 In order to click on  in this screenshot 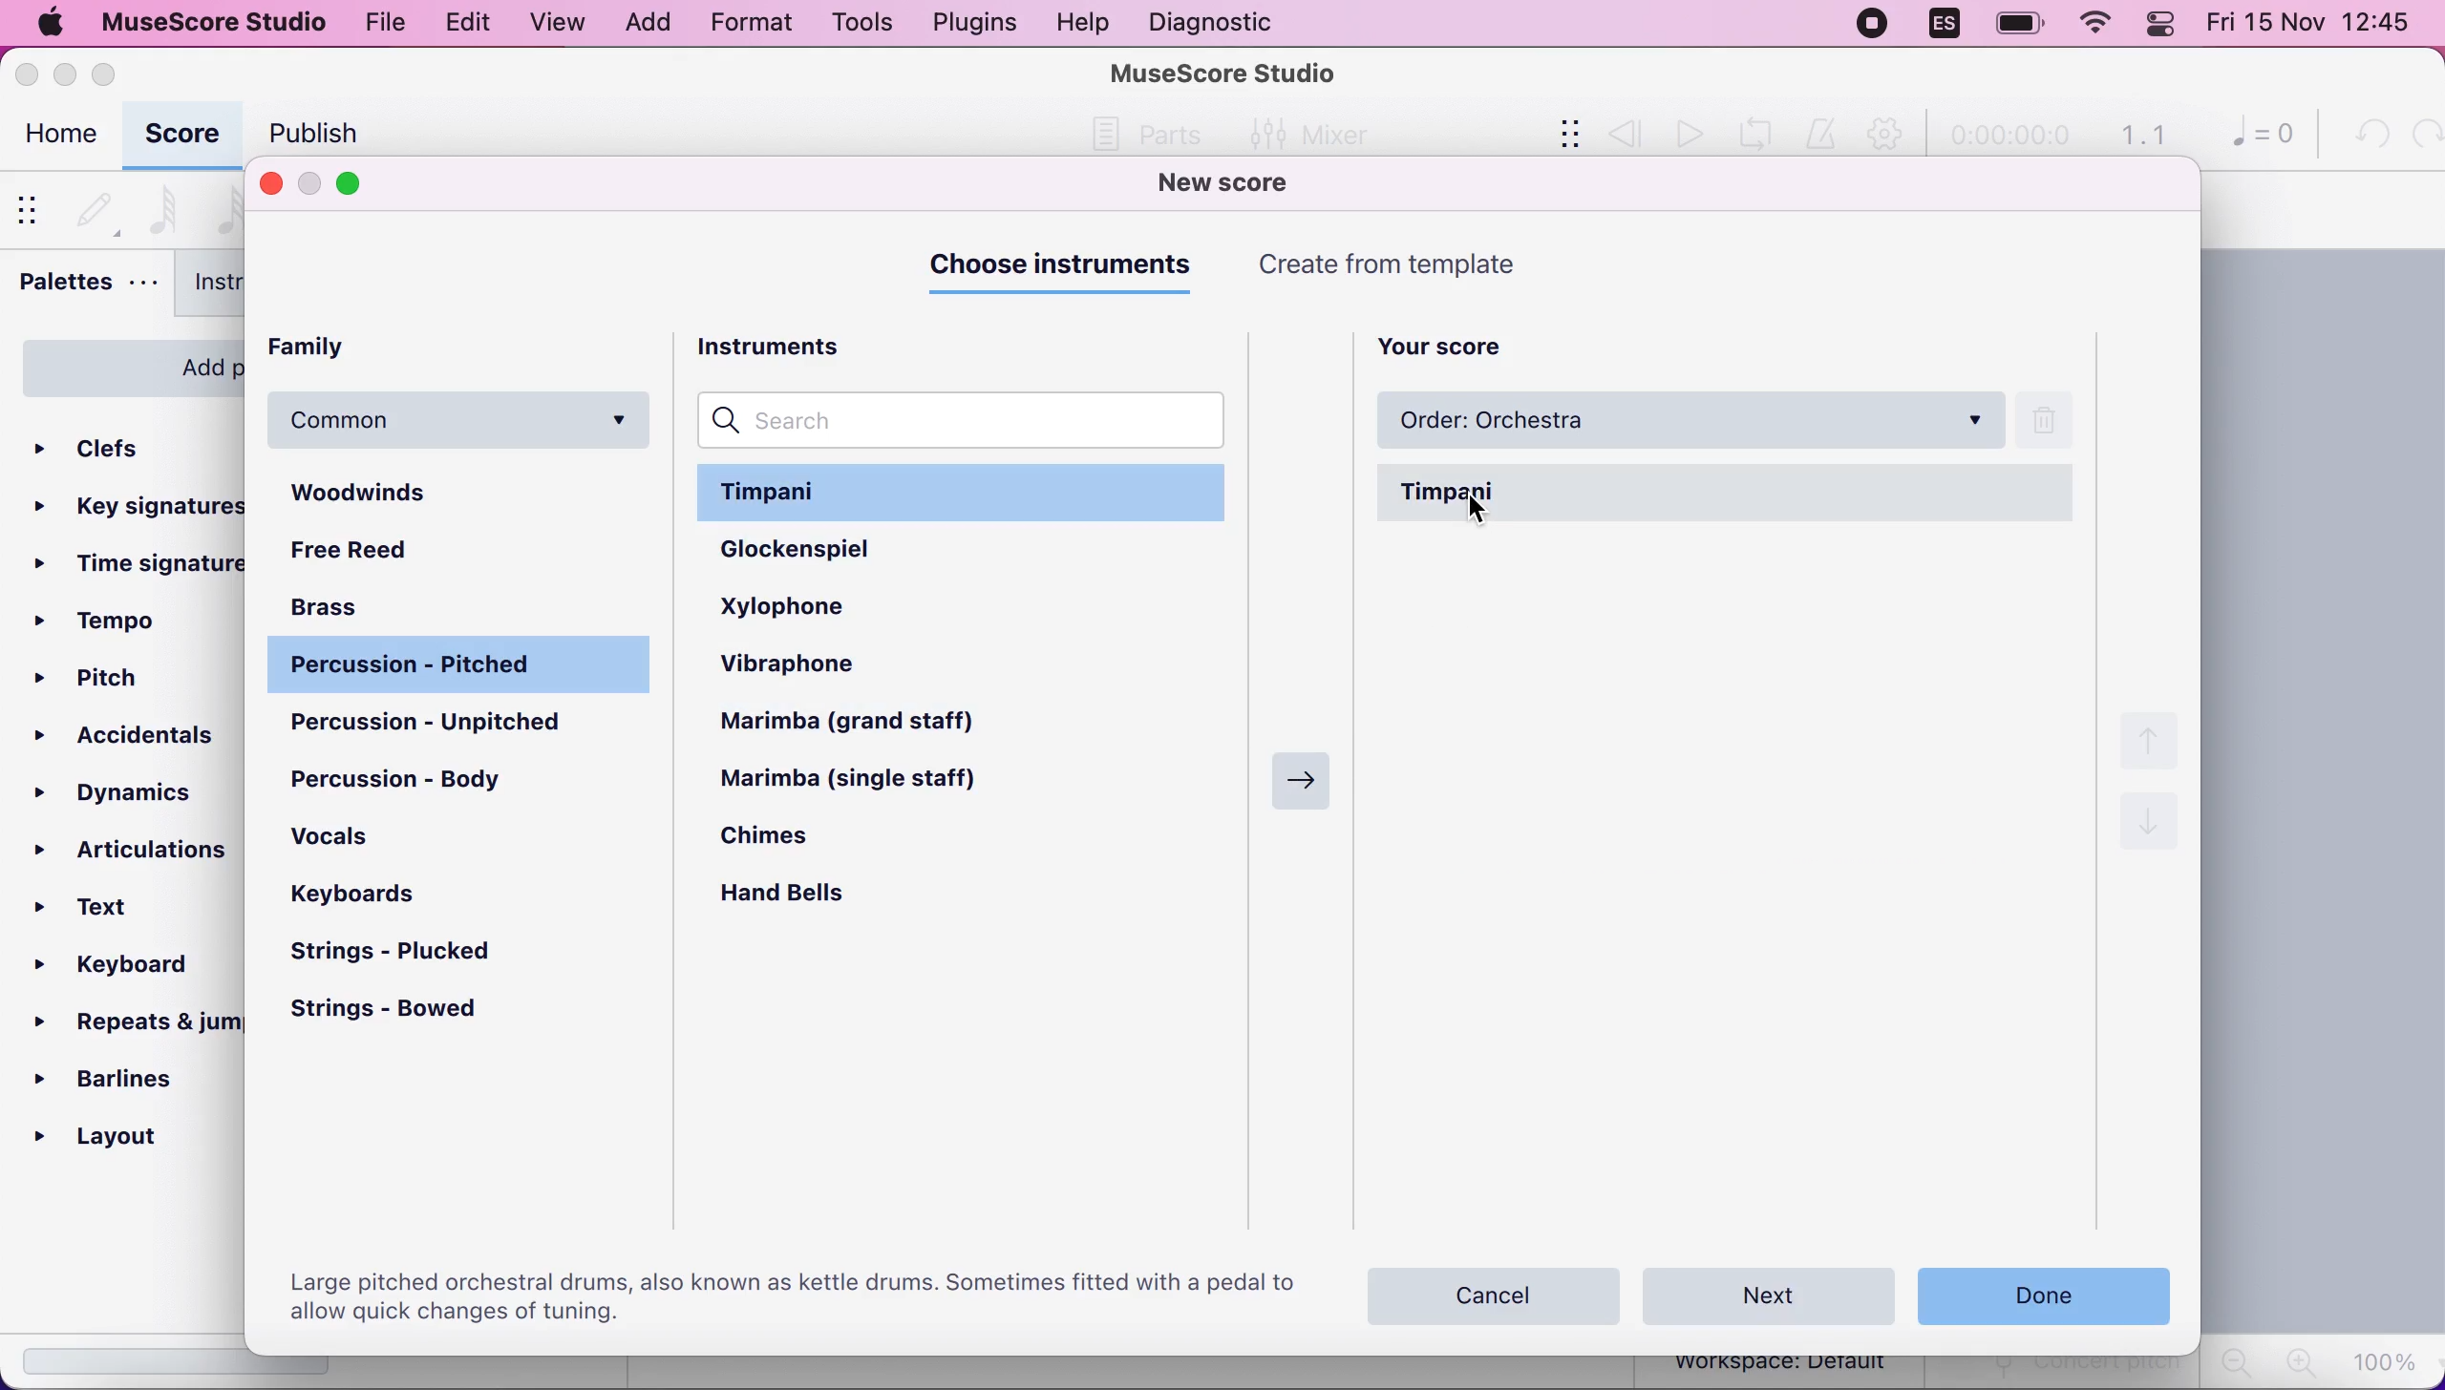, I will do `click(1158, 135)`.